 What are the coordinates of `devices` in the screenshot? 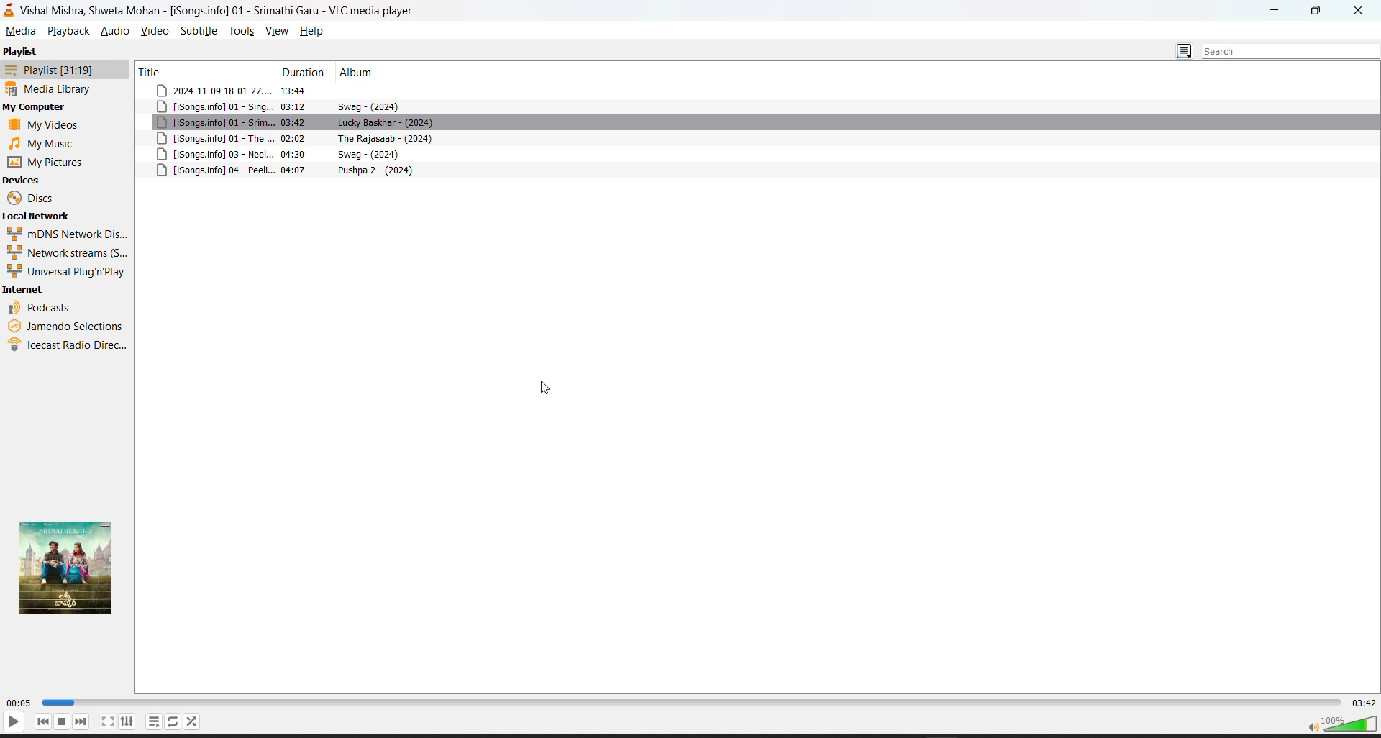 It's located at (23, 181).